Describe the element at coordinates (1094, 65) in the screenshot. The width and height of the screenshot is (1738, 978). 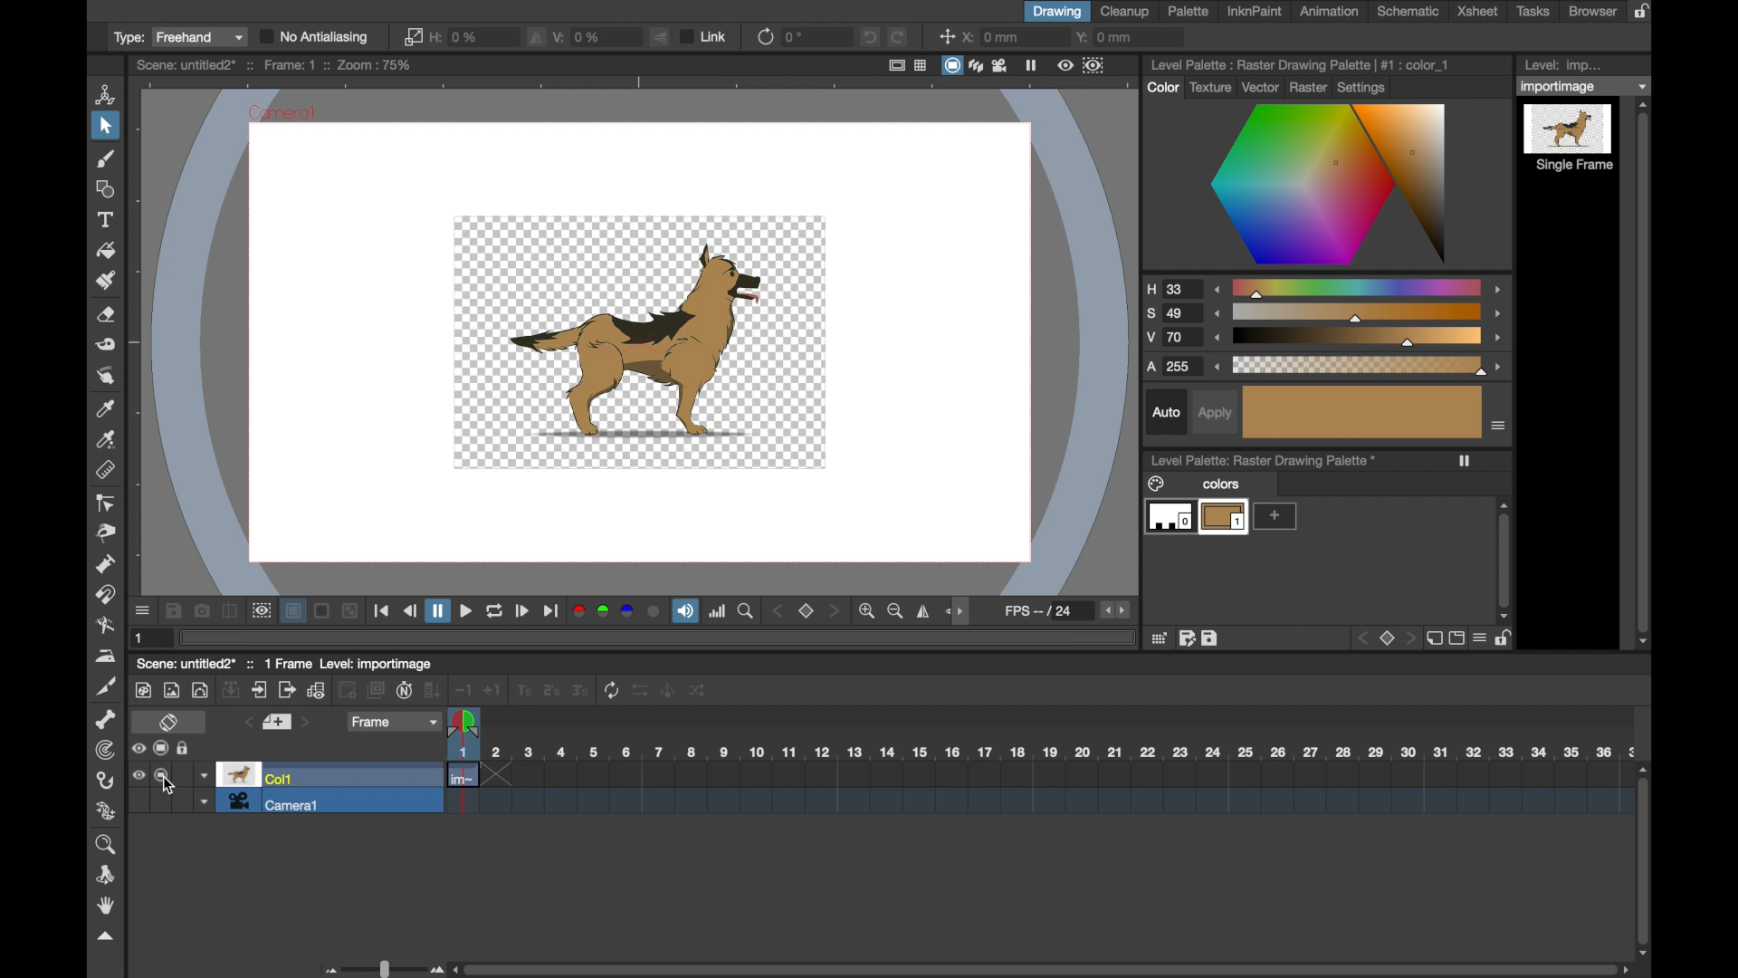
I see `frame` at that location.